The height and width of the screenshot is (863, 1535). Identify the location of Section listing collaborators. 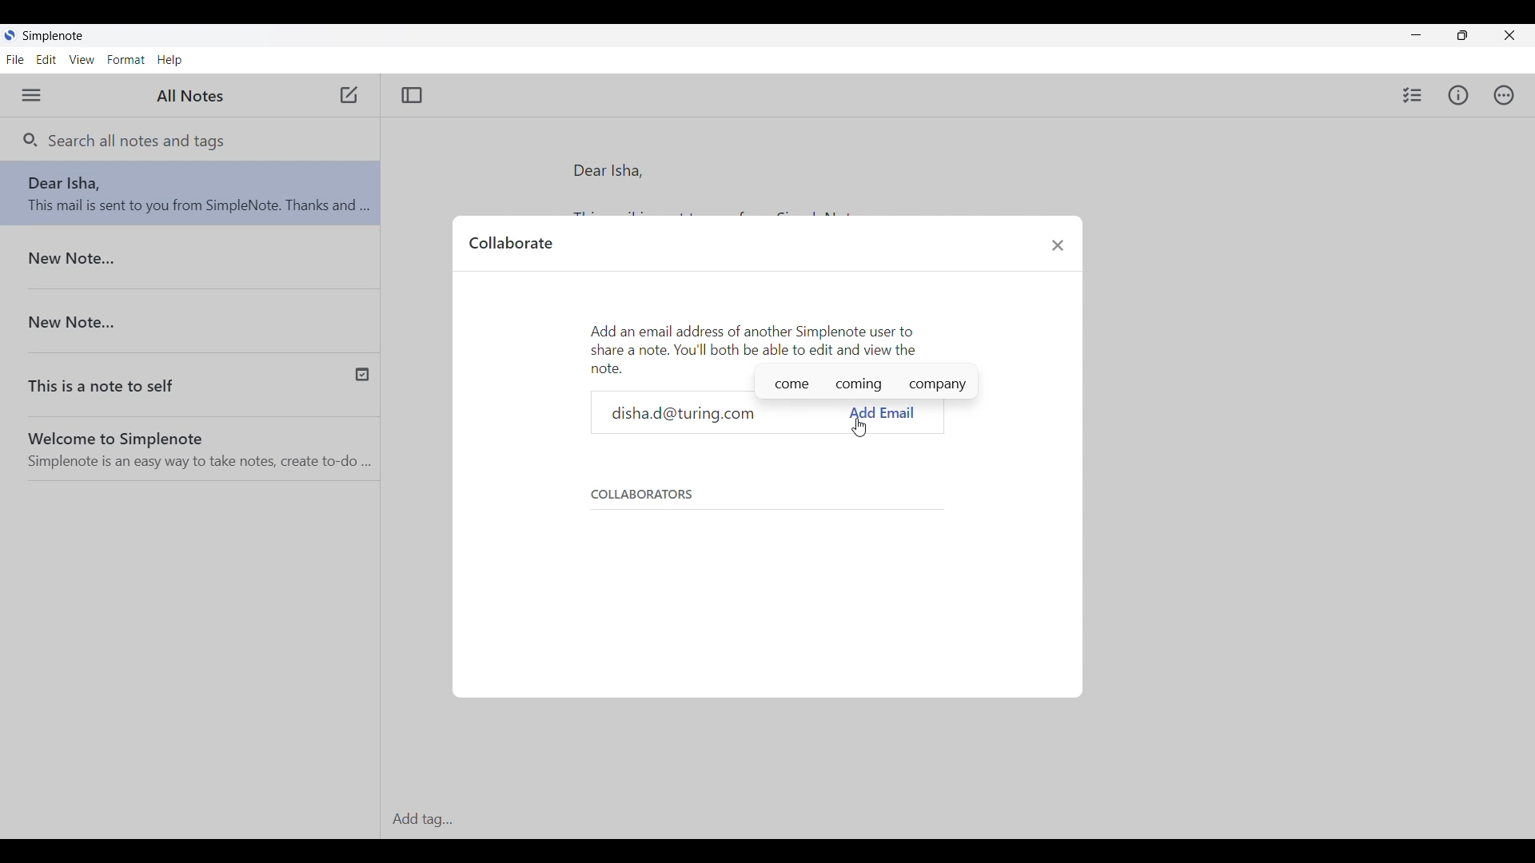
(760, 551).